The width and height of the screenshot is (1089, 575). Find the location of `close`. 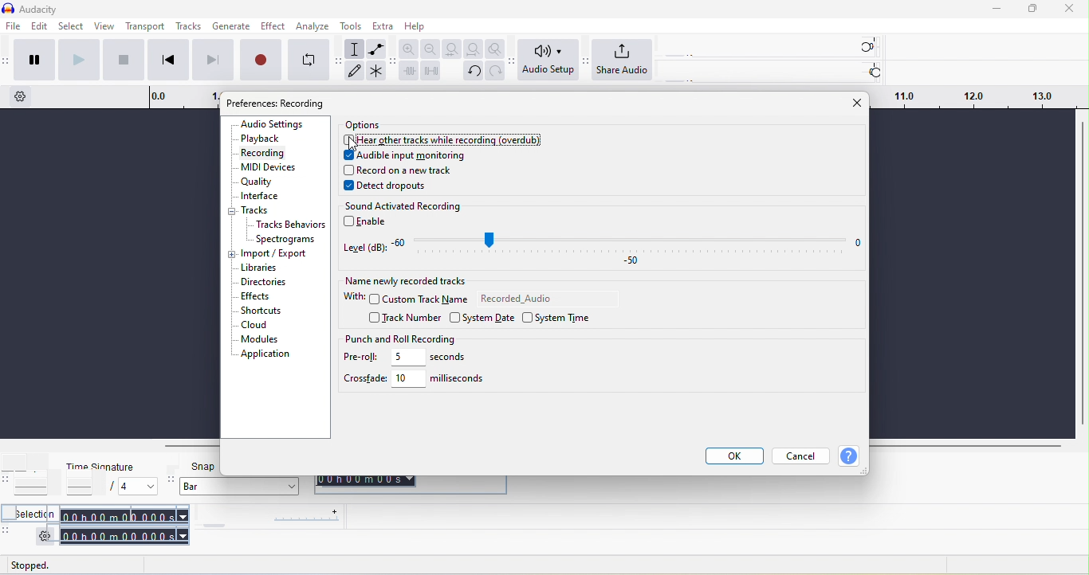

close is located at coordinates (853, 103).